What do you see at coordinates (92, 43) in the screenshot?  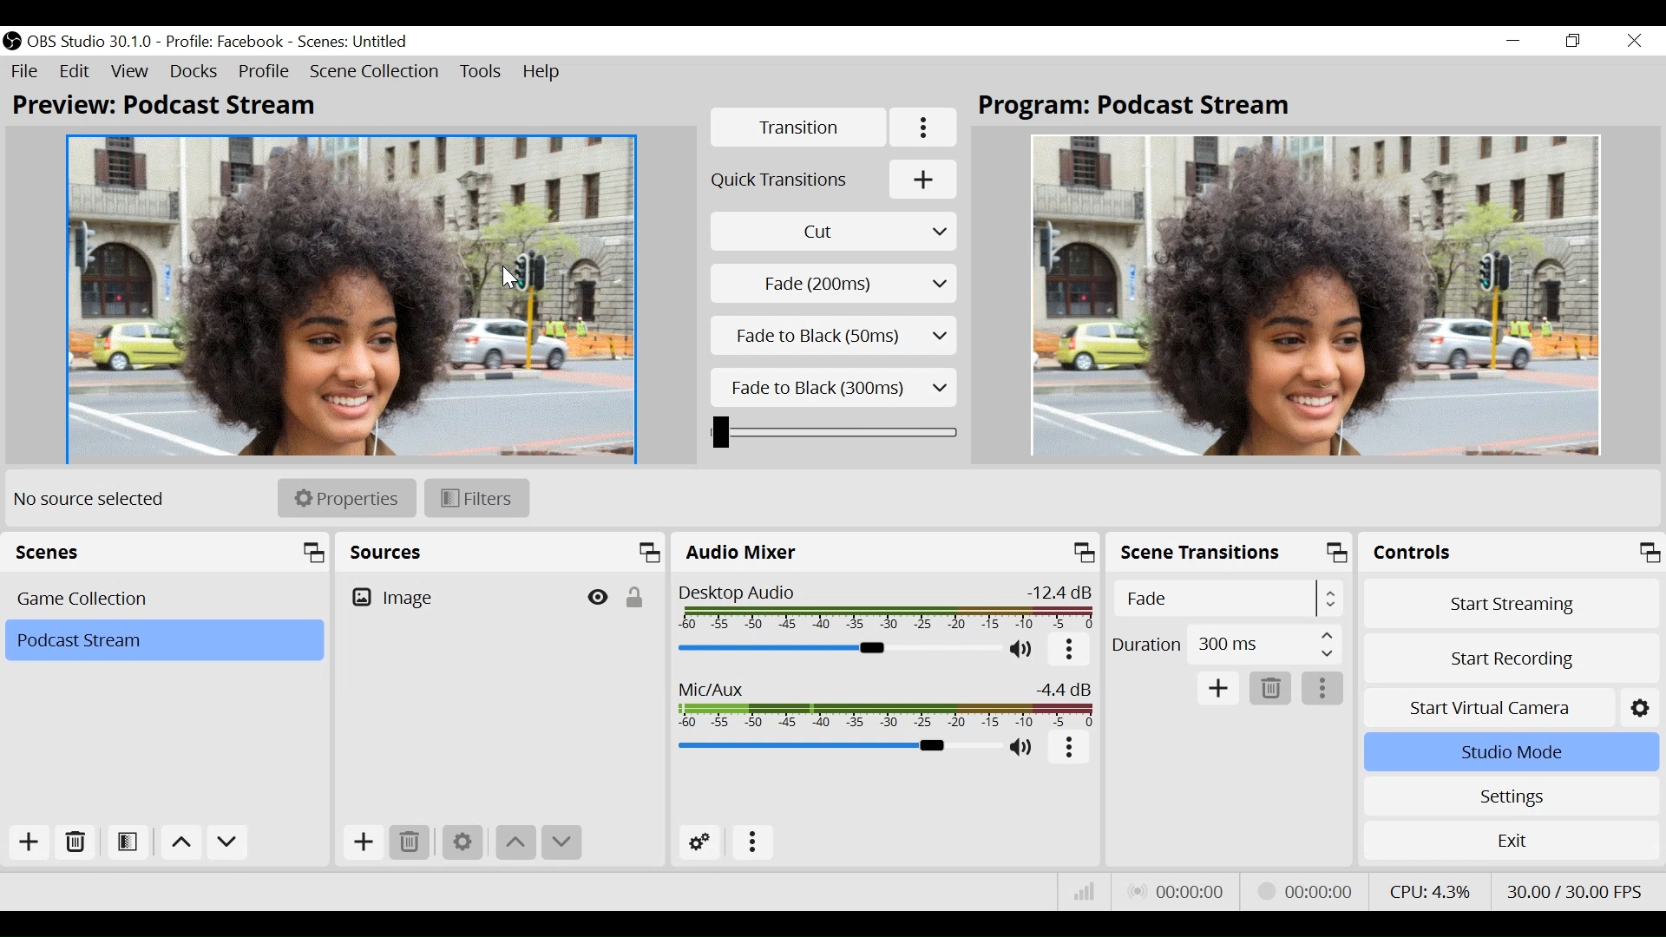 I see `OBS Version` at bounding box center [92, 43].